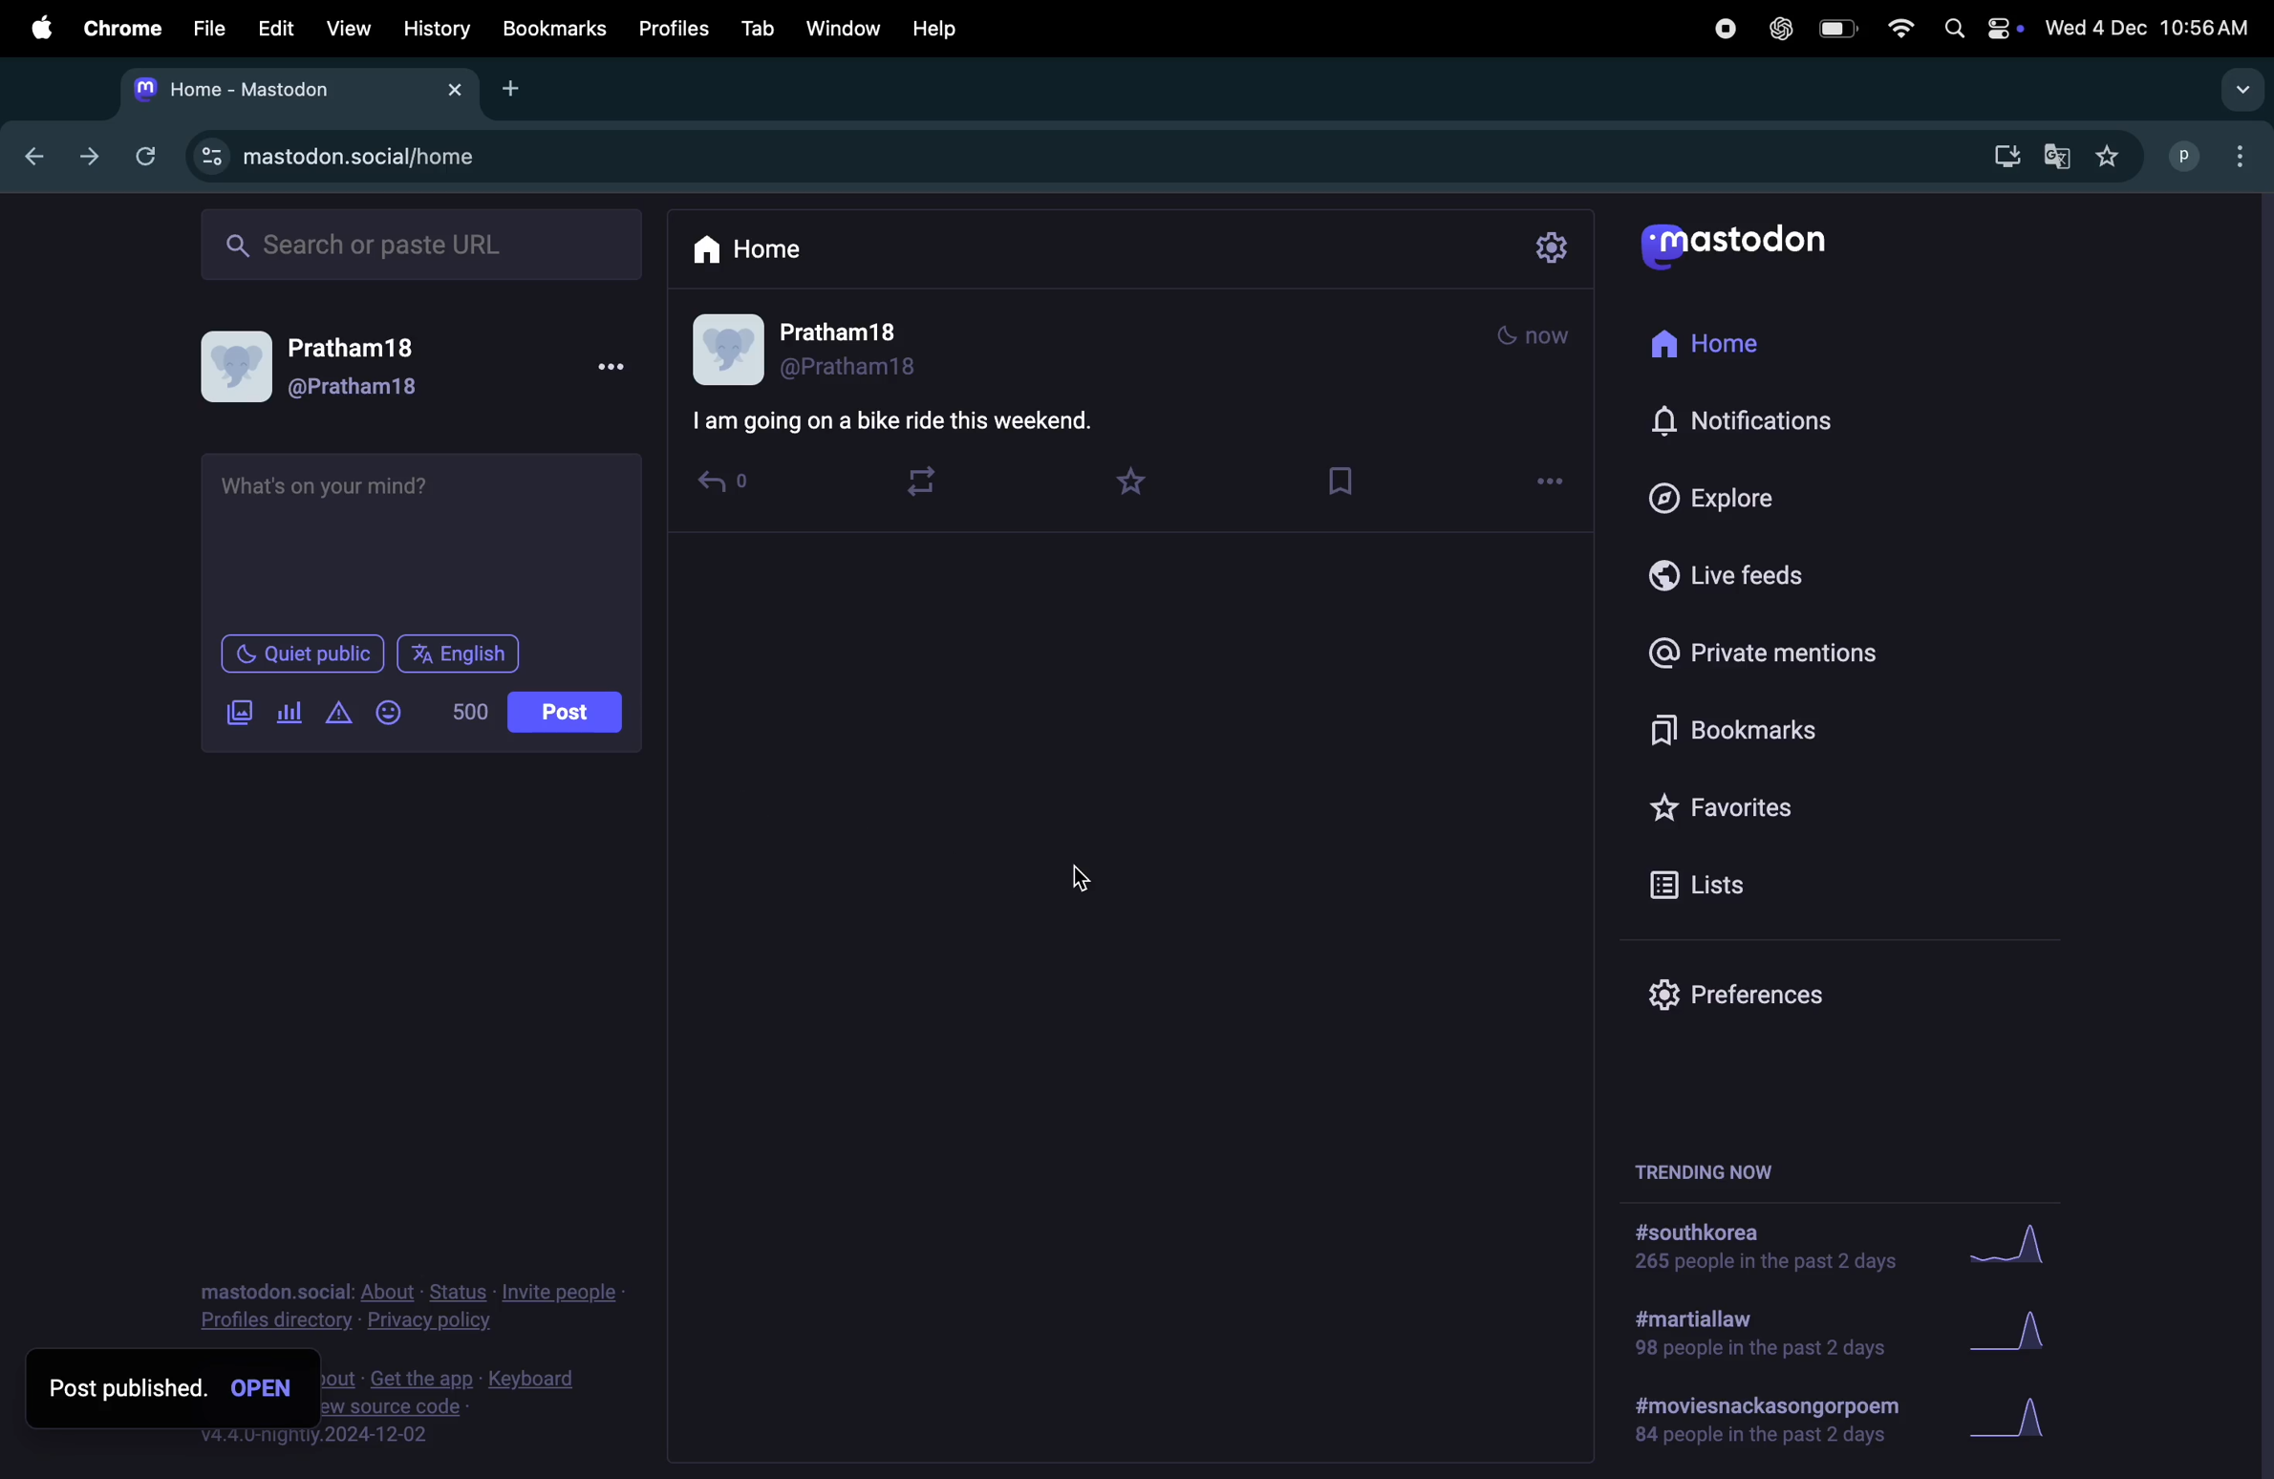 Image resolution: width=2274 pixels, height=1479 pixels. I want to click on downlaods, so click(1999, 153).